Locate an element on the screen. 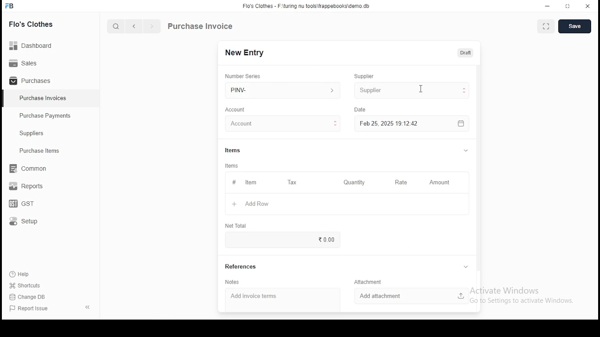 The height and width of the screenshot is (337, 600). setup is located at coordinates (30, 222).